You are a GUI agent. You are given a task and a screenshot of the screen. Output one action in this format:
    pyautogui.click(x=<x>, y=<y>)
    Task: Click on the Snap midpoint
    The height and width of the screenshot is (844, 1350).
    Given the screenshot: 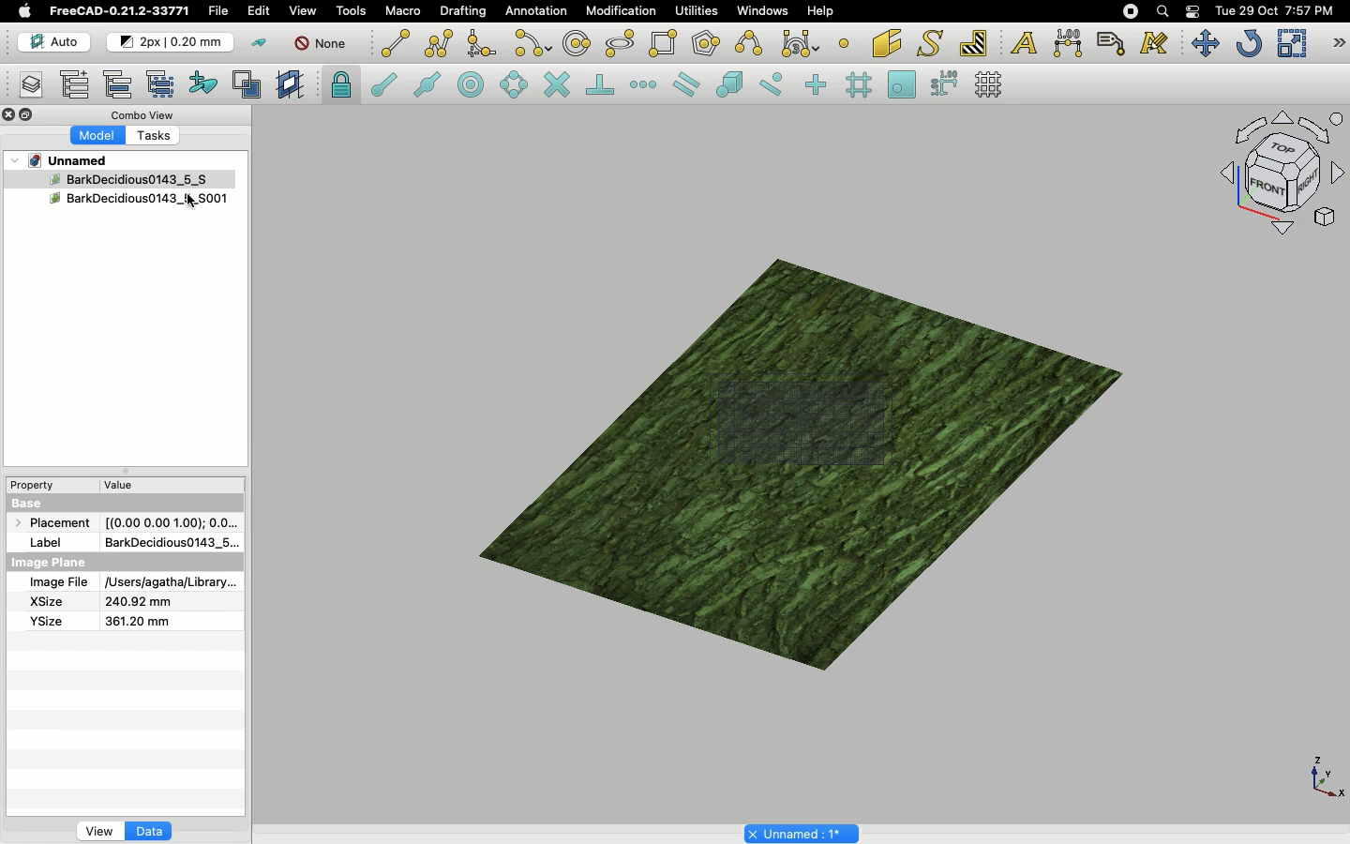 What is the action you would take?
    pyautogui.click(x=428, y=87)
    